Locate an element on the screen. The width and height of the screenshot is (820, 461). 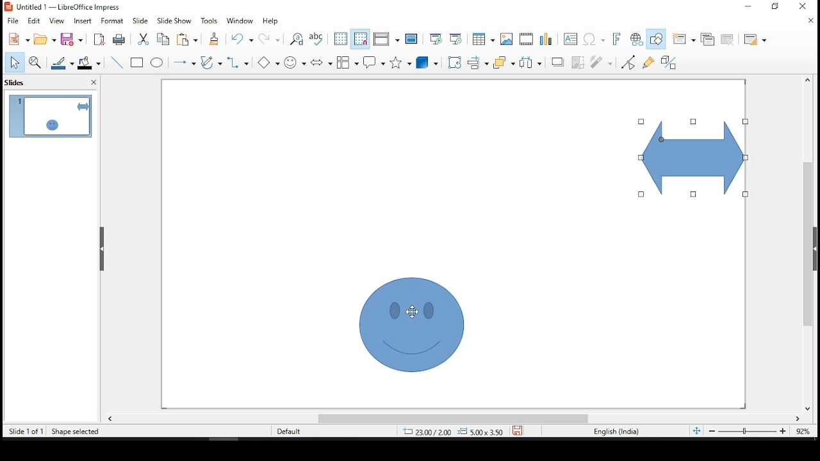
restore is located at coordinates (748, 7).